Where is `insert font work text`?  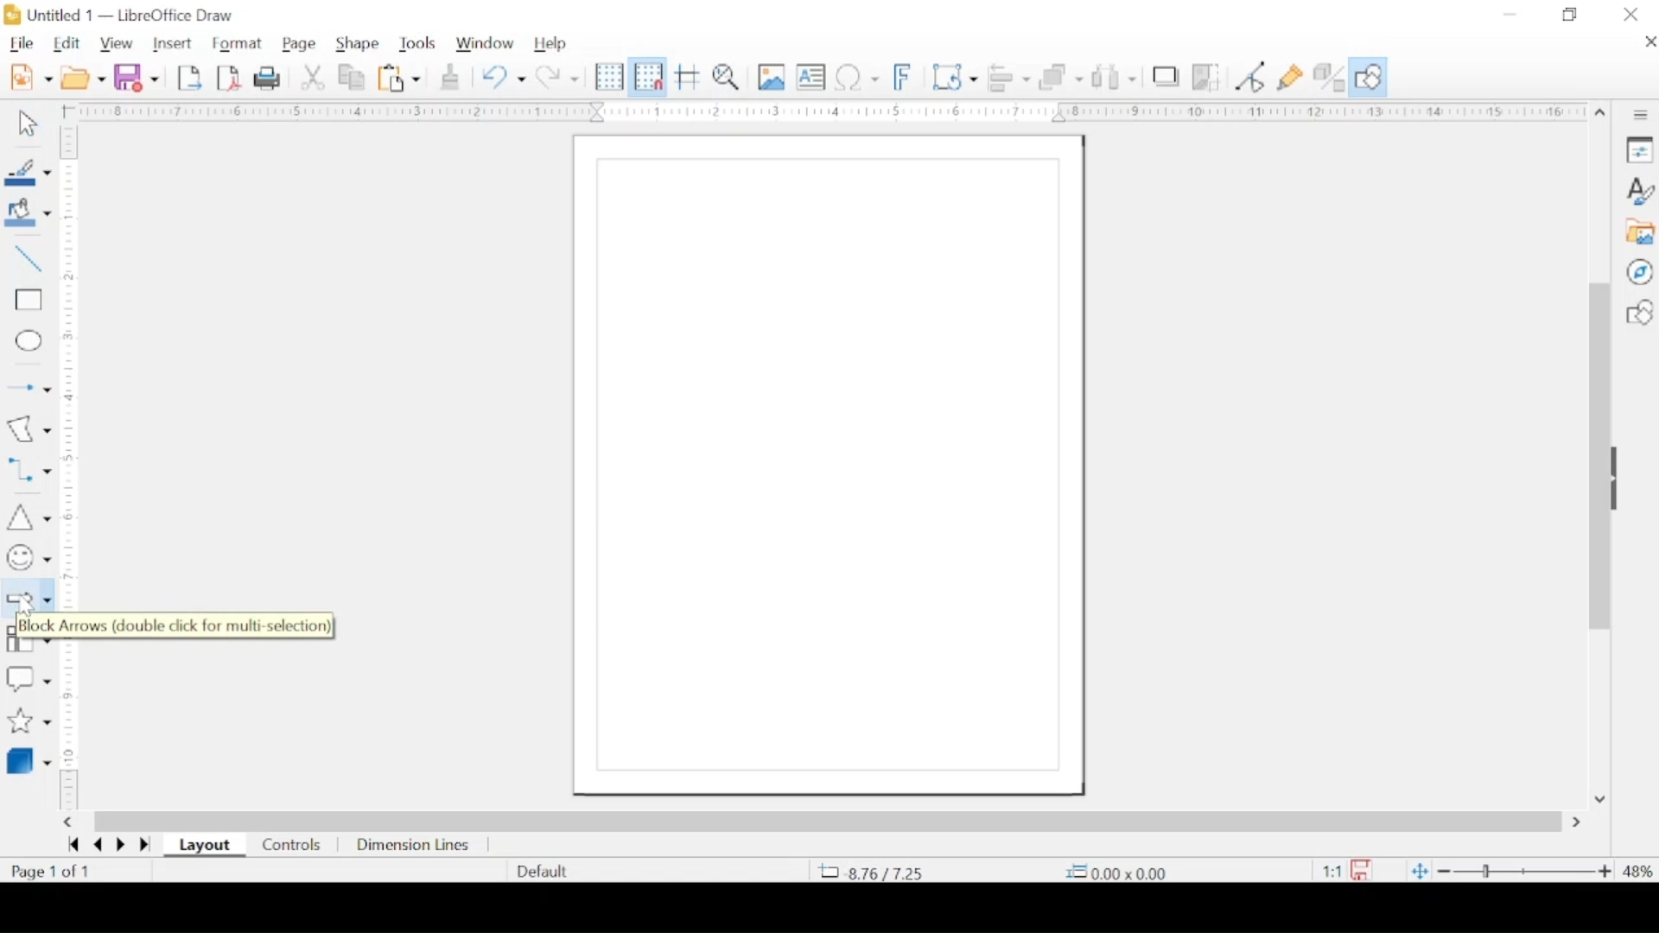 insert font work text is located at coordinates (903, 76).